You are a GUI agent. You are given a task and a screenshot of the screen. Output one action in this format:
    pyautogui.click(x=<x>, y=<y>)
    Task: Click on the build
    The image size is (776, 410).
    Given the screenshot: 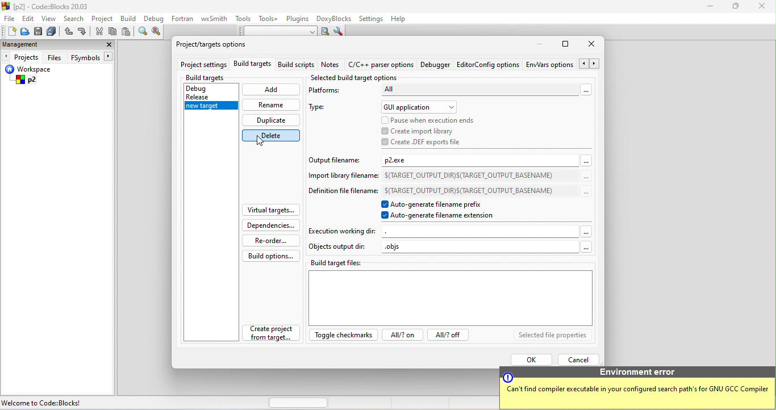 What is the action you would take?
    pyautogui.click(x=130, y=20)
    